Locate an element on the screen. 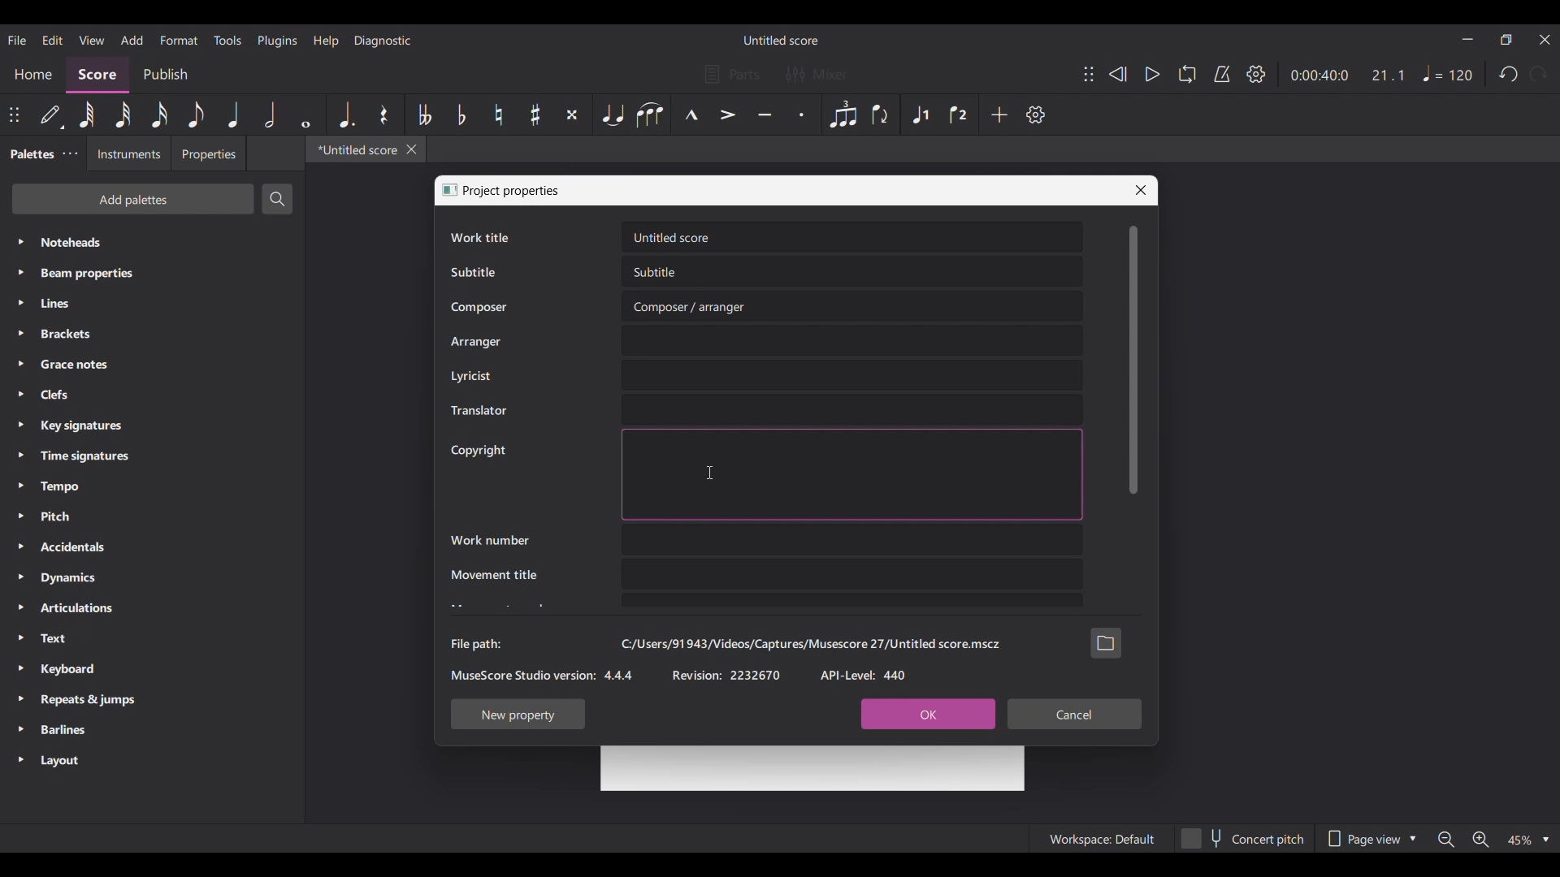 This screenshot has height=877, width=1560. Mixer settings is located at coordinates (817, 74).